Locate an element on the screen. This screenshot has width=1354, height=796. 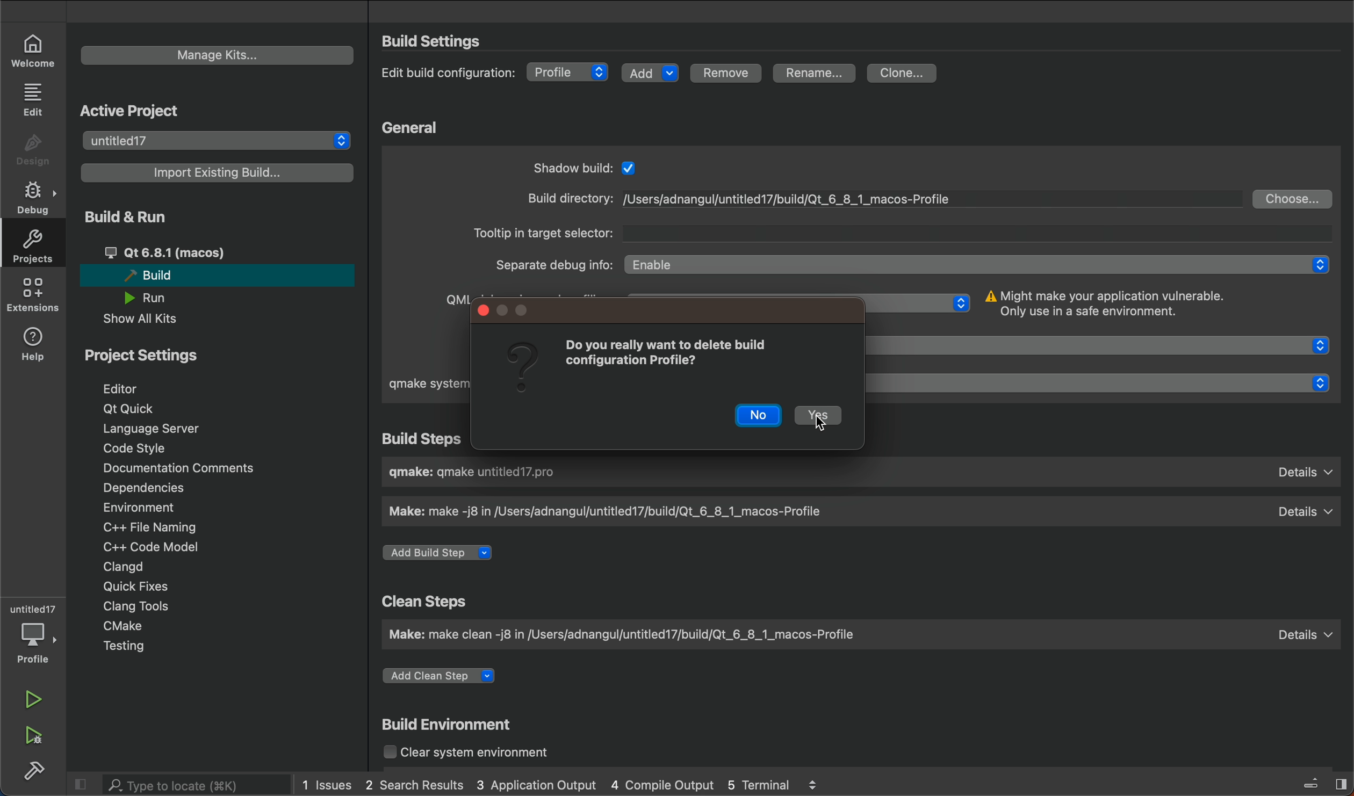
edit configuration is located at coordinates (449, 71).